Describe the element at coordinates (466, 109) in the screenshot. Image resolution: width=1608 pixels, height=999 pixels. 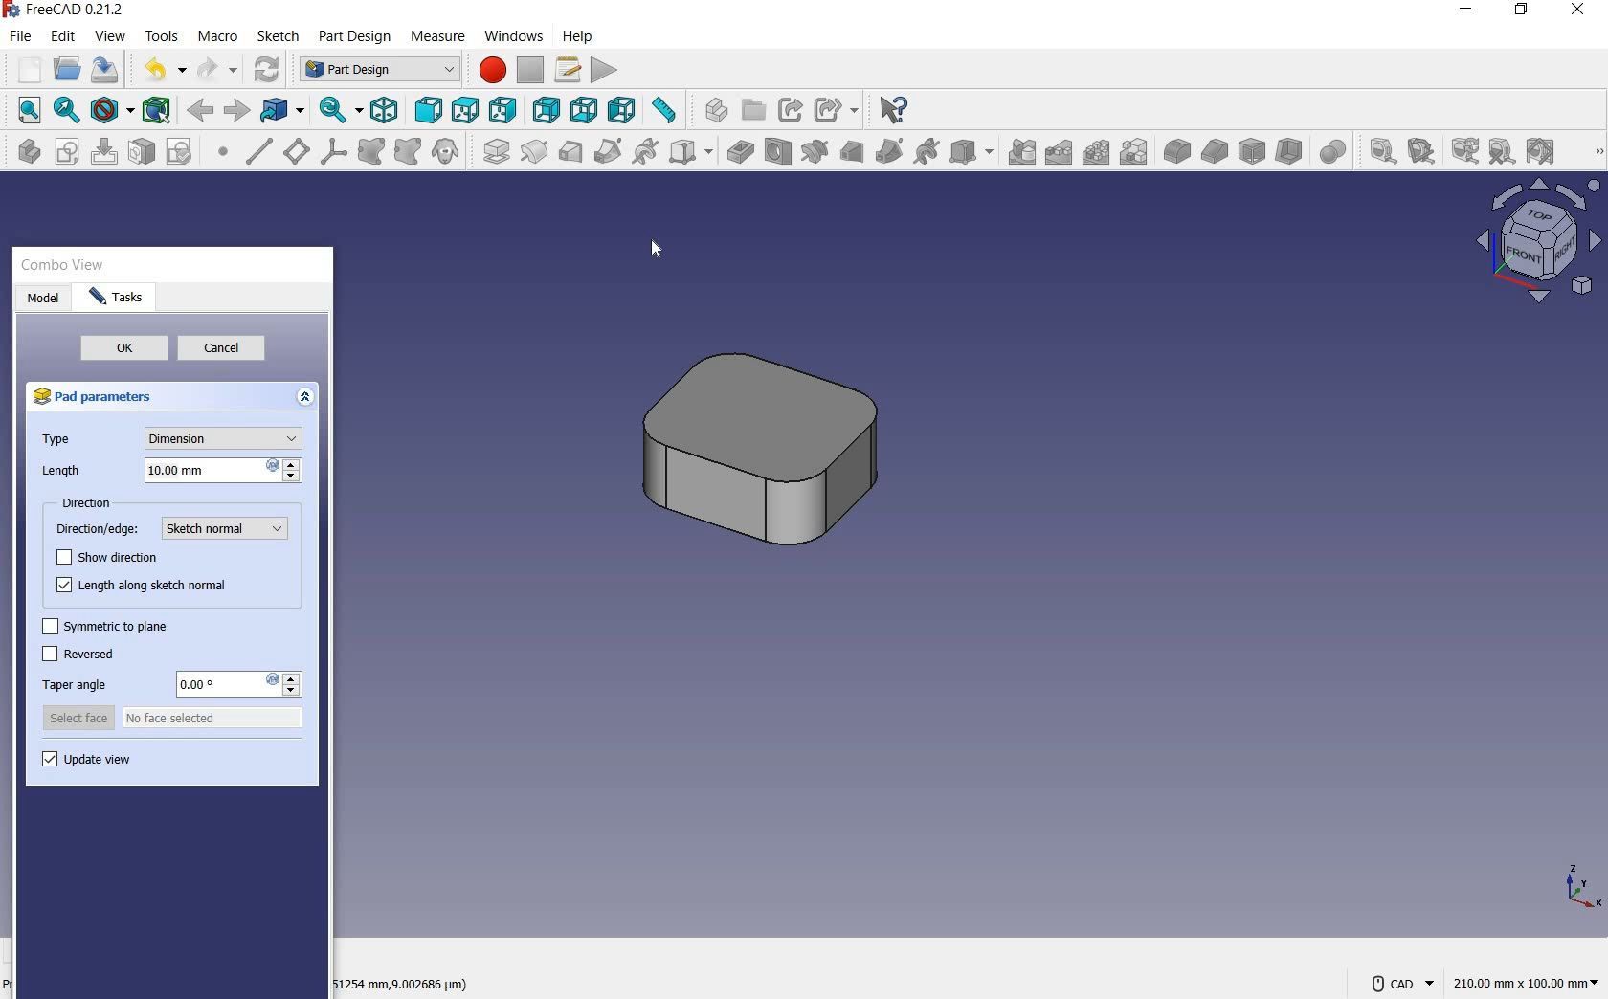
I see `top` at that location.